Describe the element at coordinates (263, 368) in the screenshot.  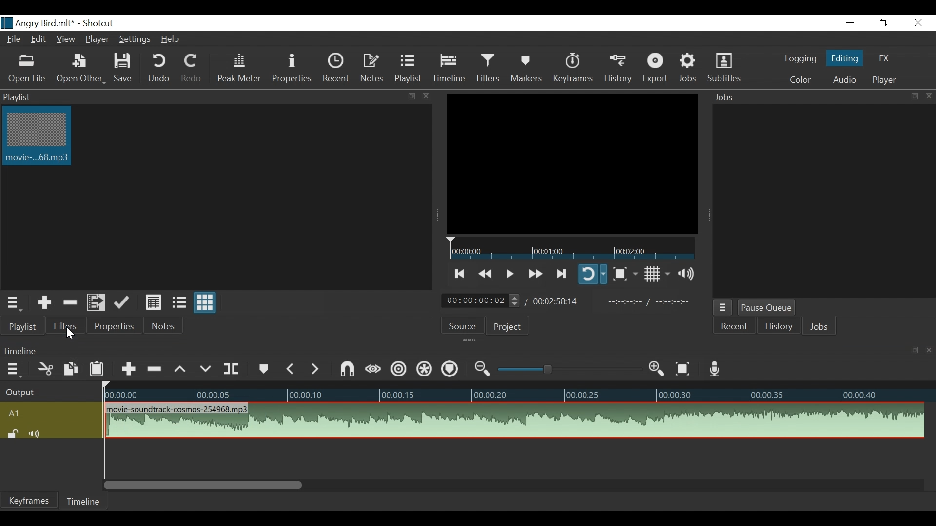
I see `Markers` at that location.